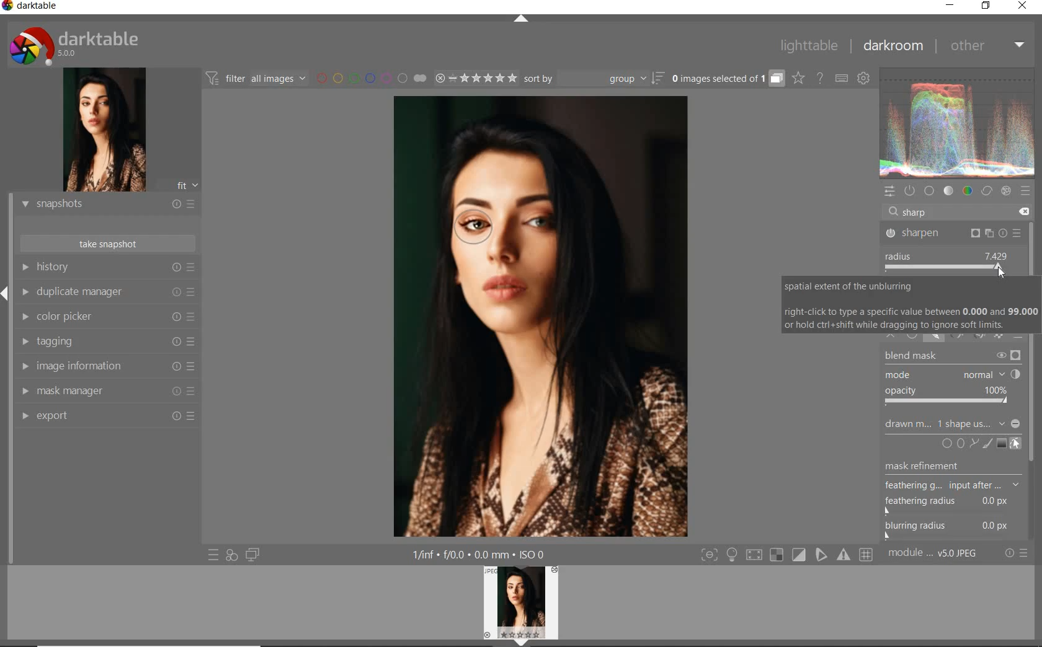 This screenshot has width=1042, height=647. I want to click on add brush, so click(987, 442).